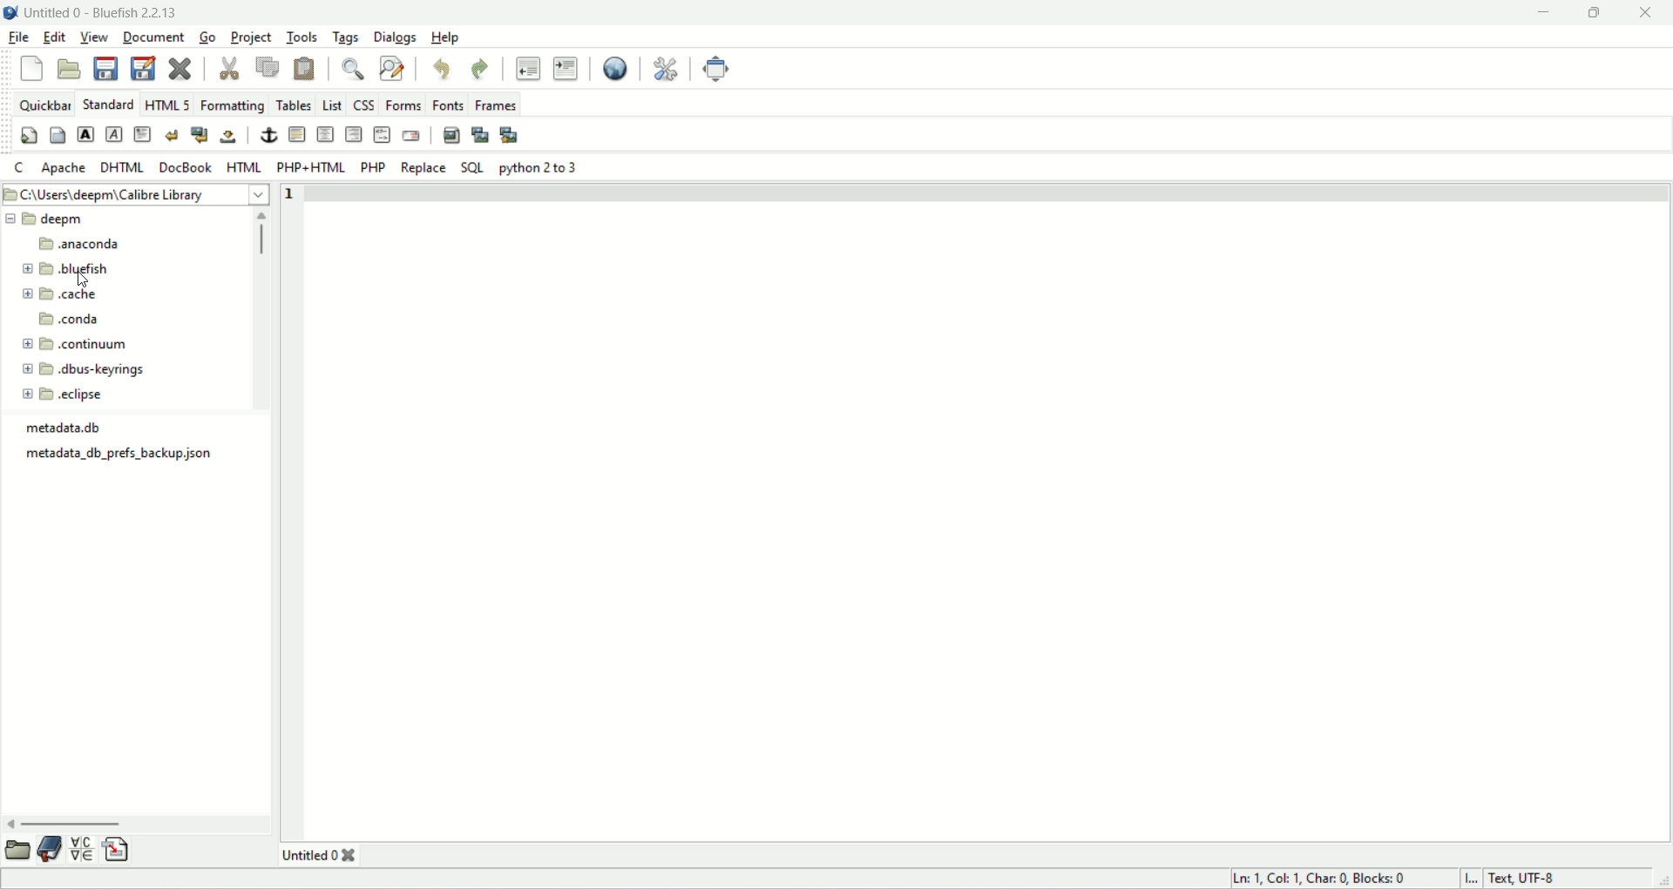  What do you see at coordinates (28, 134) in the screenshot?
I see `quickstart` at bounding box center [28, 134].